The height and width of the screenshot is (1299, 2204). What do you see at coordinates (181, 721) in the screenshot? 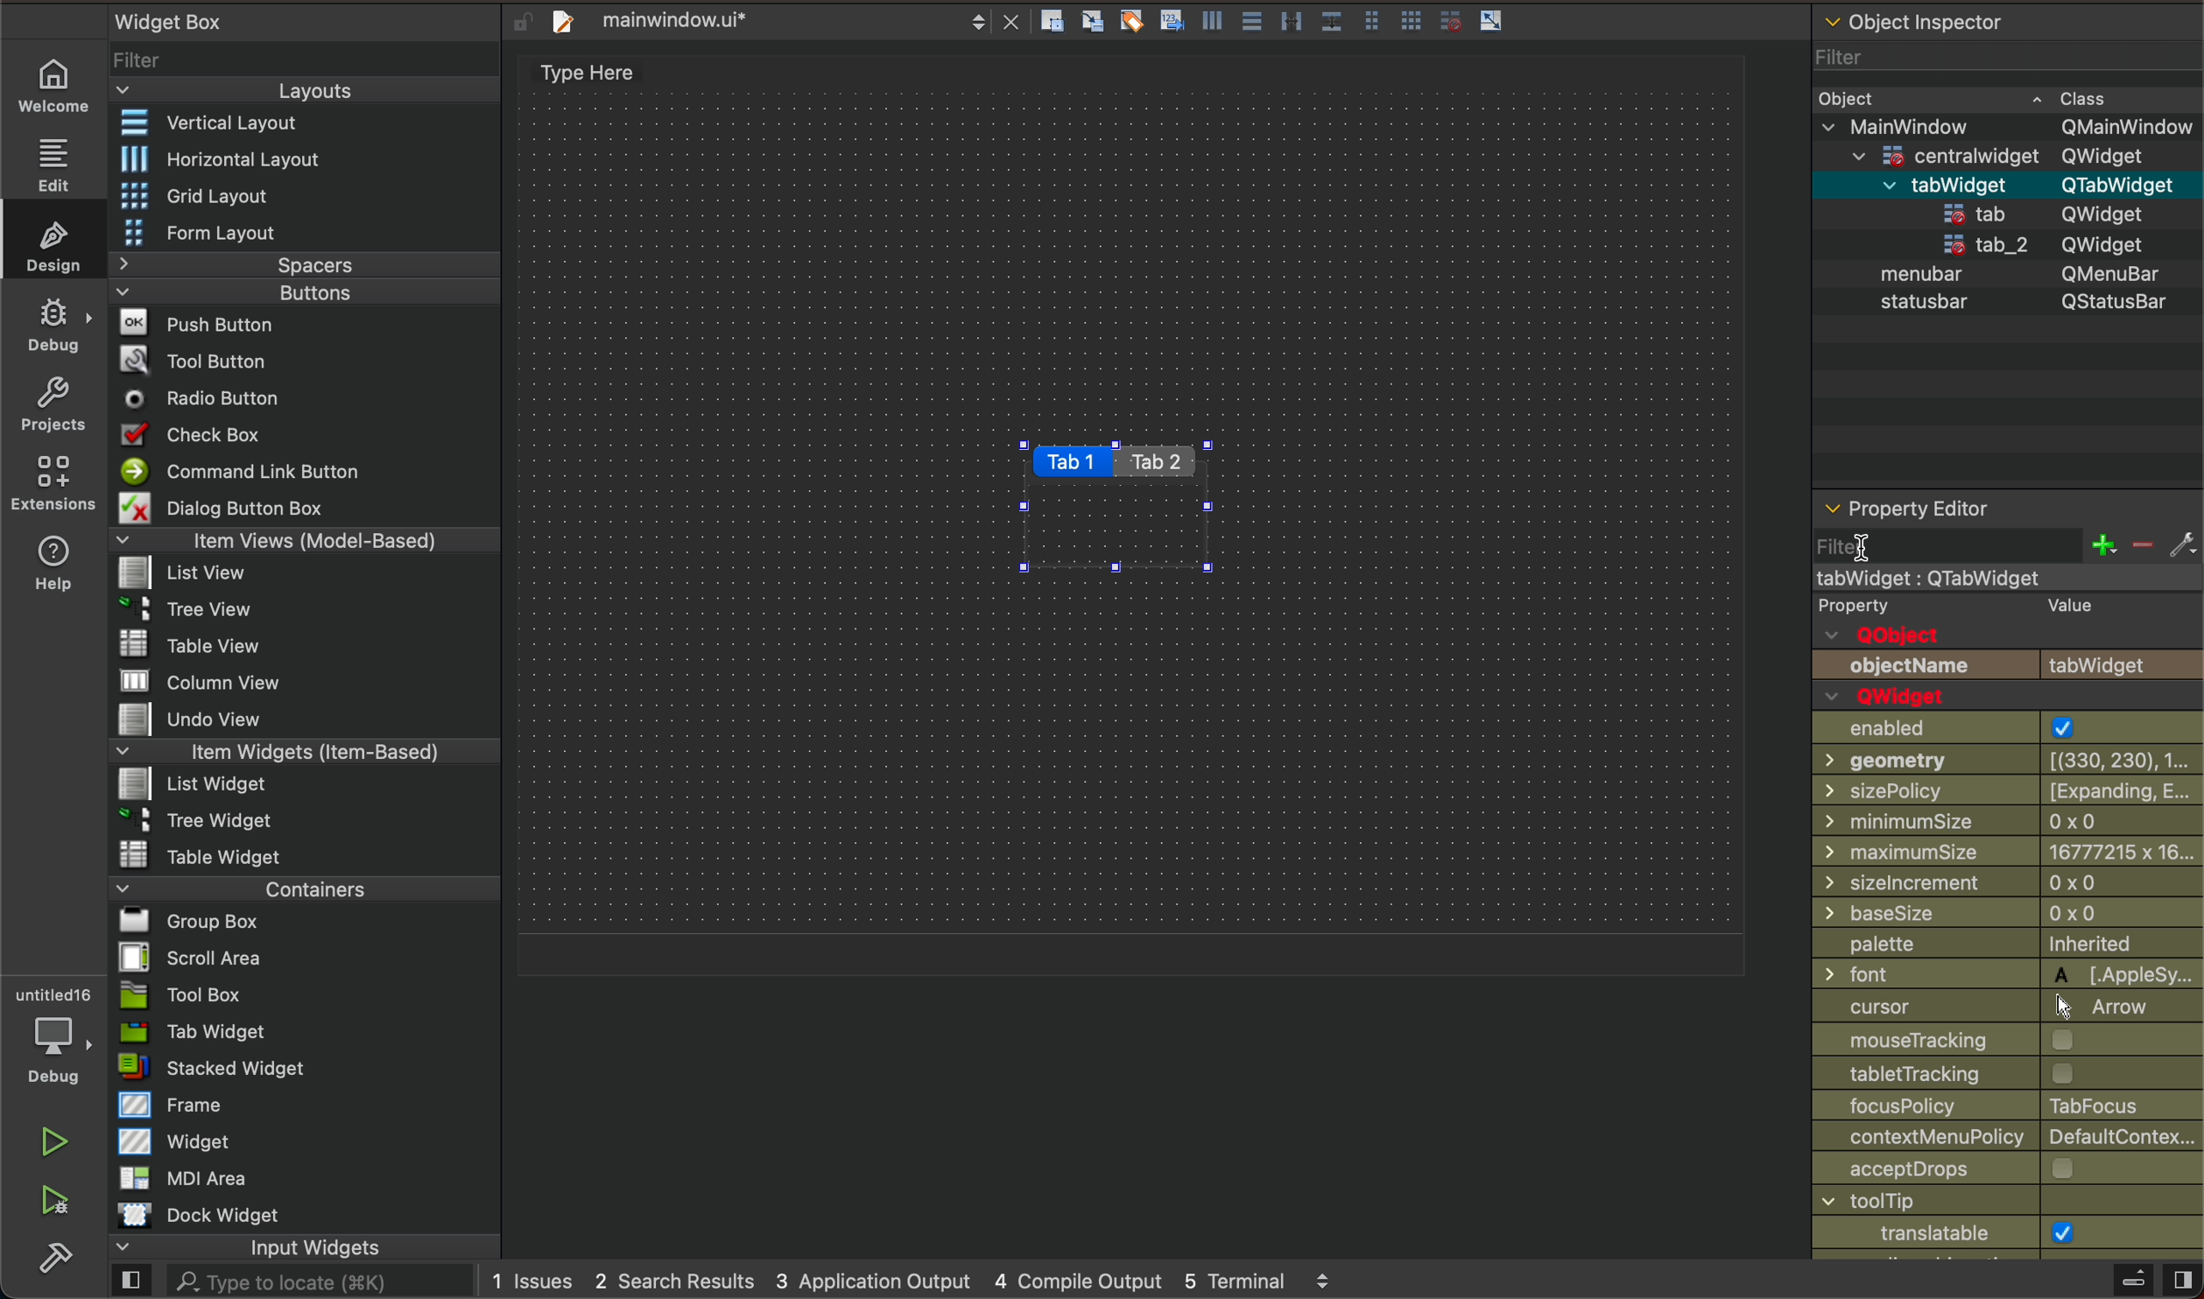
I see `Undo View` at bounding box center [181, 721].